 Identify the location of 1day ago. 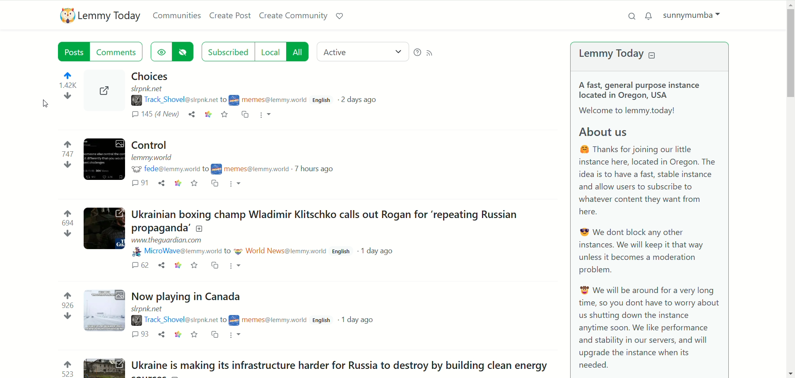
(358, 319).